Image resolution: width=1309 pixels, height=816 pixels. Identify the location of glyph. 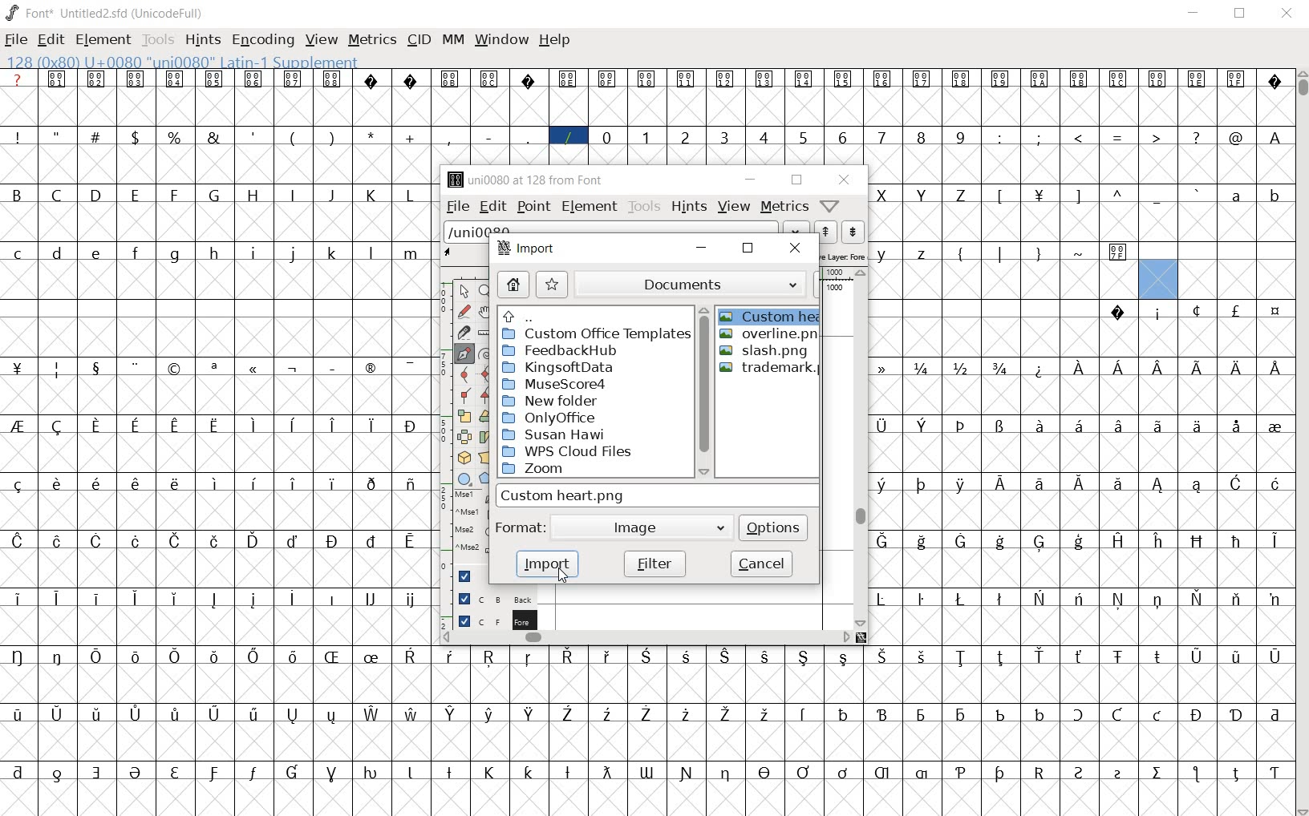
(135, 252).